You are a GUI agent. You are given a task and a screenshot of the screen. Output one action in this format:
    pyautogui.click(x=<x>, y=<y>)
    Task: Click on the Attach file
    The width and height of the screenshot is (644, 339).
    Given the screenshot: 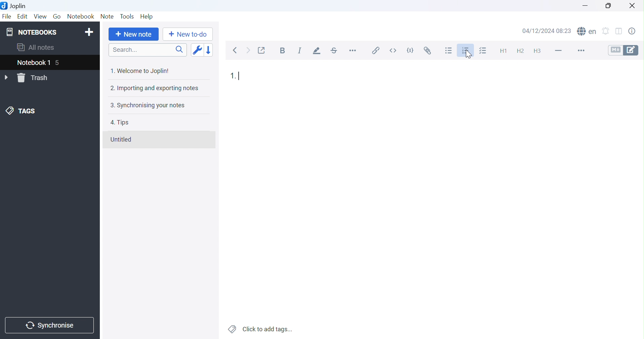 What is the action you would take?
    pyautogui.click(x=427, y=51)
    